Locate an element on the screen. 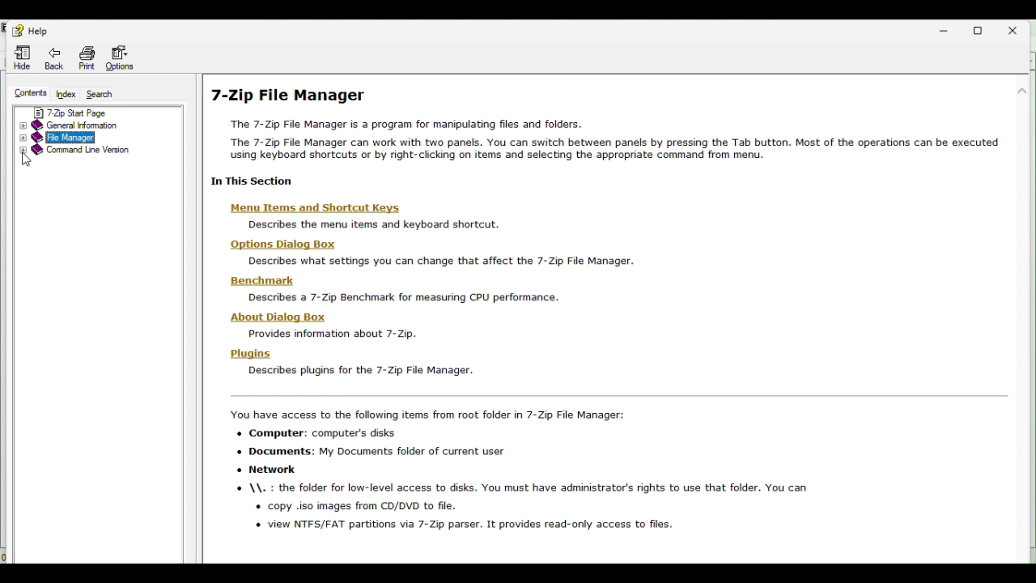  ‘About Dialog Box is located at coordinates (271, 315).